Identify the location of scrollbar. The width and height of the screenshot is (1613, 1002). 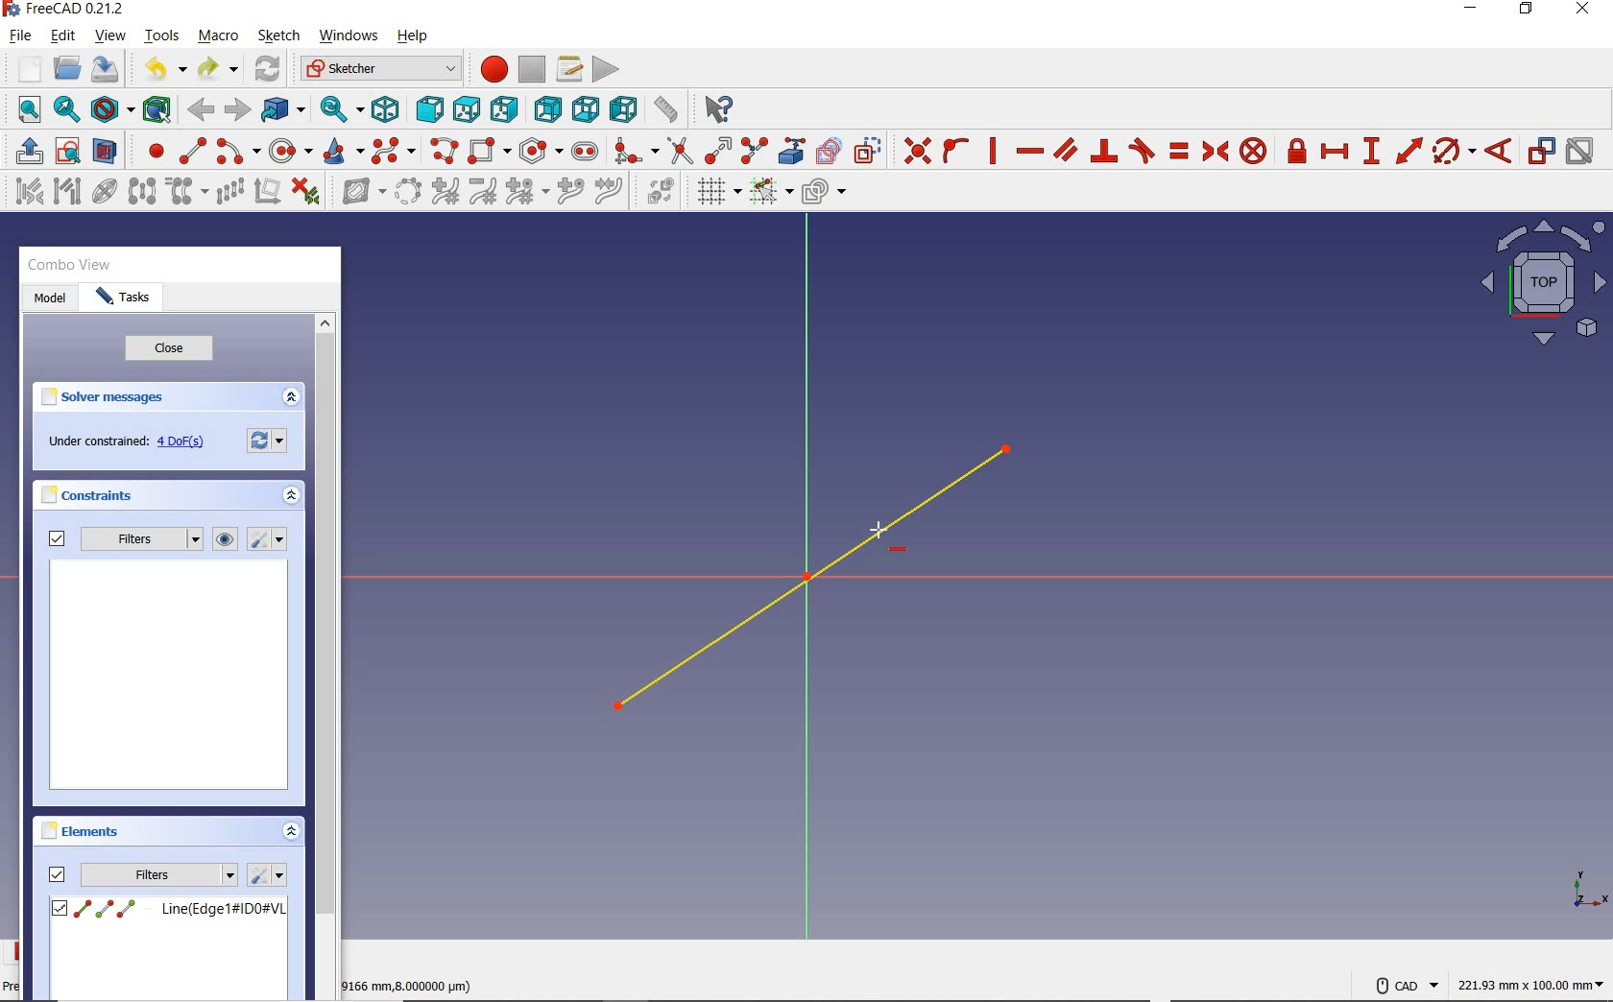
(325, 616).